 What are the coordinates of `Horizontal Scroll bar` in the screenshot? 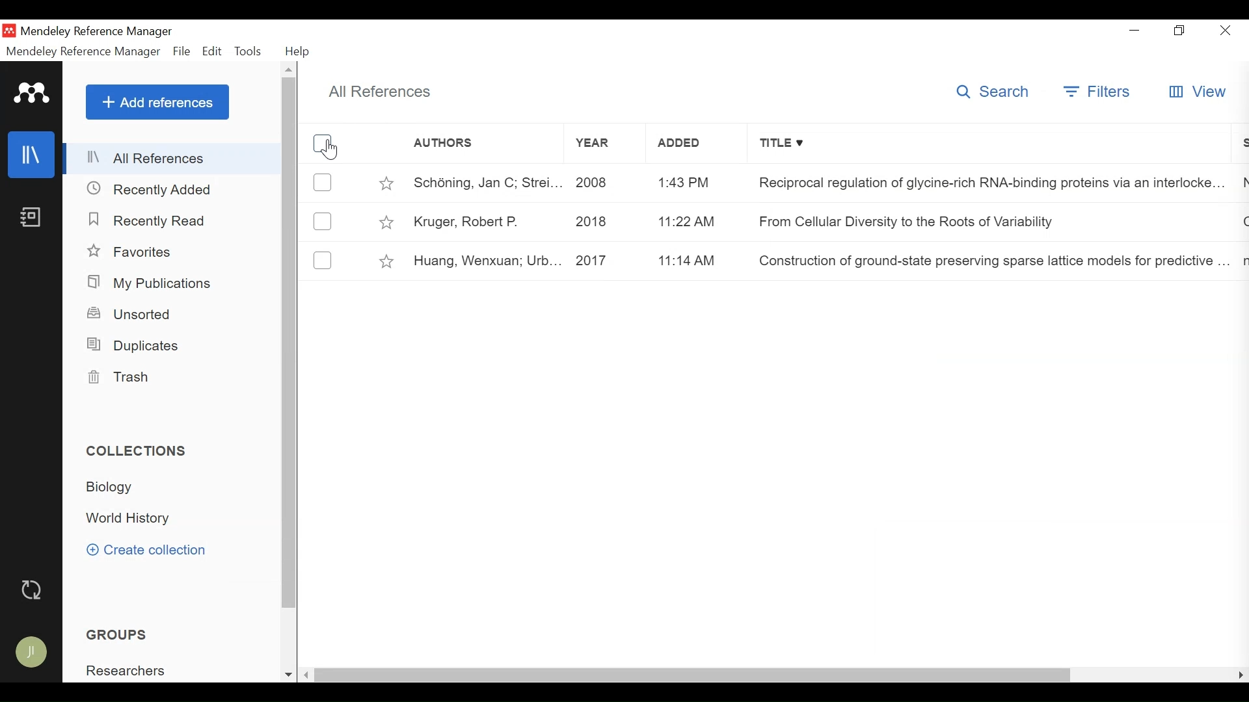 It's located at (696, 676).